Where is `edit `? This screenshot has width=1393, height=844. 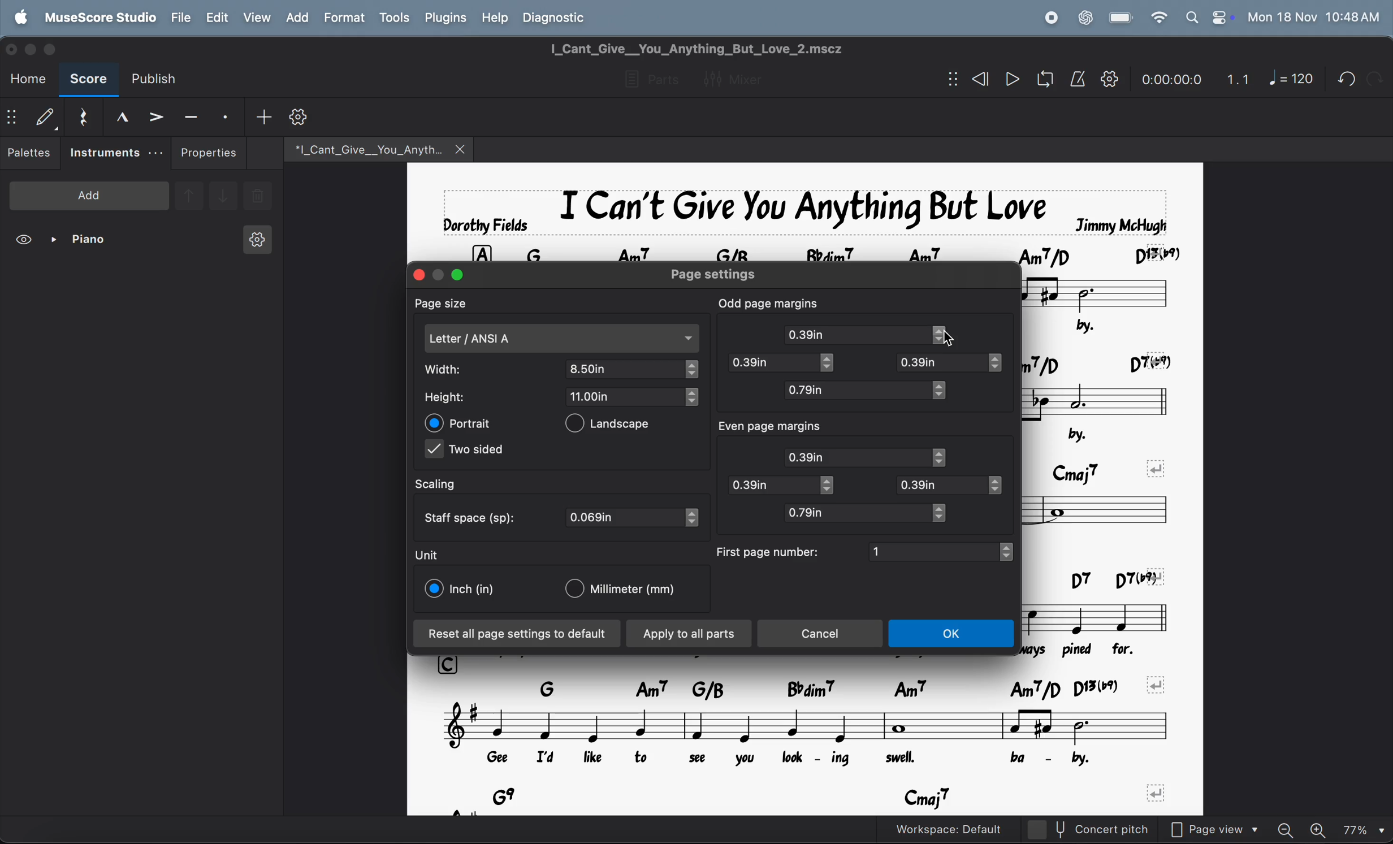
edit  is located at coordinates (216, 18).